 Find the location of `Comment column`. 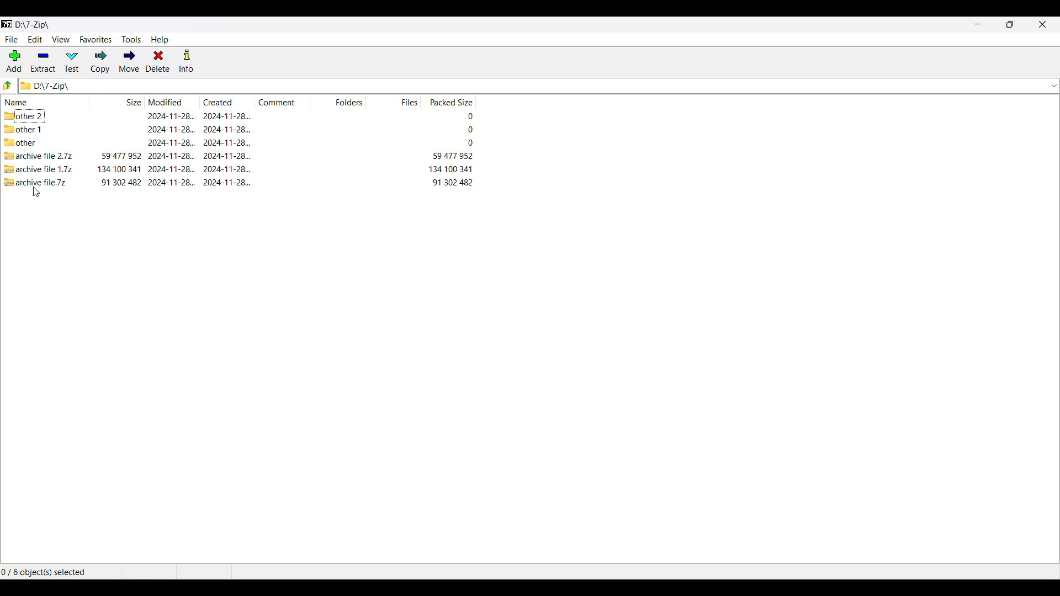

Comment column is located at coordinates (283, 101).